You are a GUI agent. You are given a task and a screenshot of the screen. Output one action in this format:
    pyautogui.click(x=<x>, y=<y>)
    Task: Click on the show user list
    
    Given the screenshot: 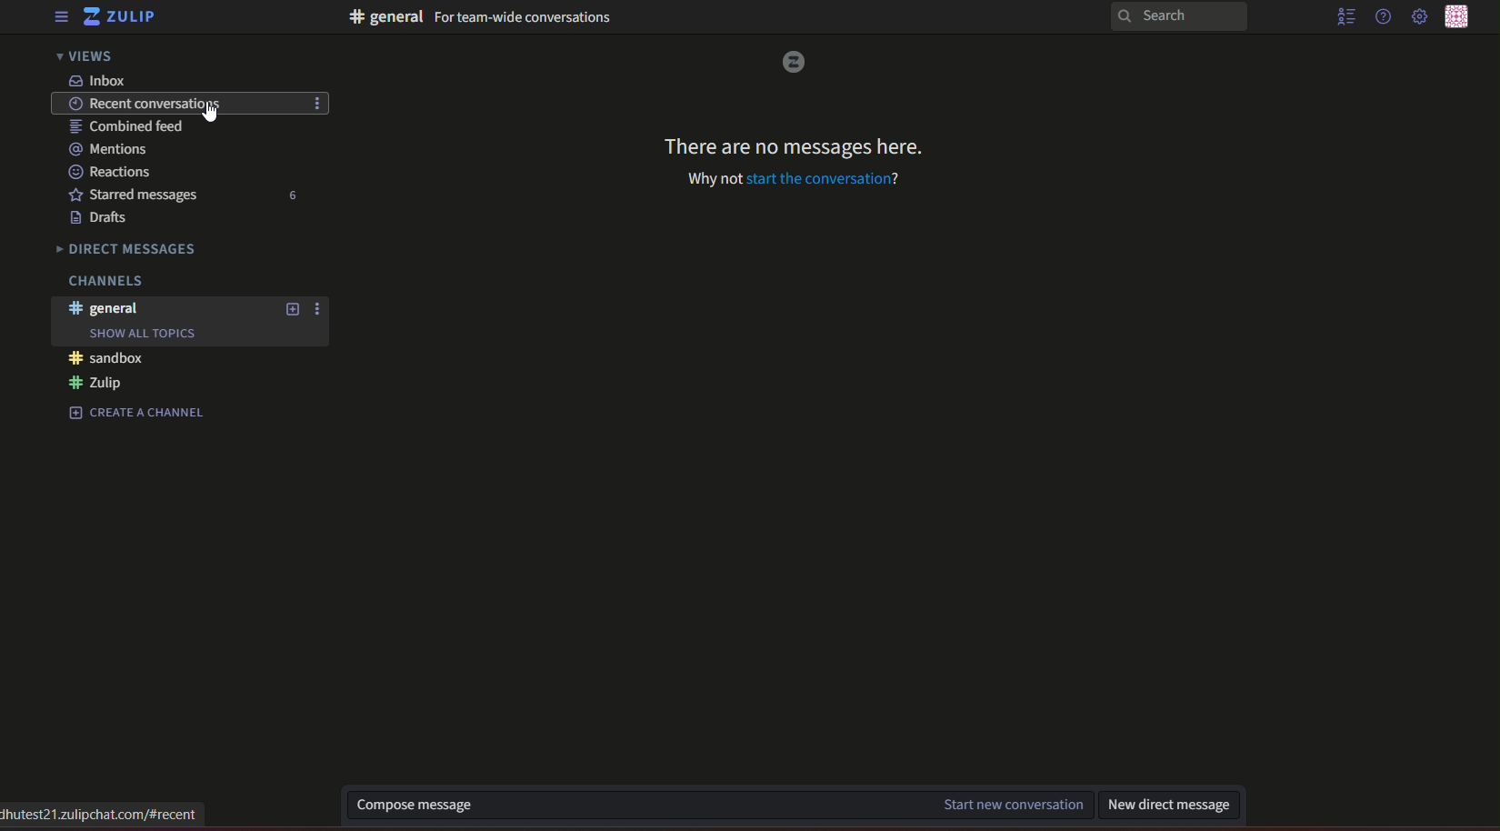 What is the action you would take?
    pyautogui.click(x=1344, y=19)
    